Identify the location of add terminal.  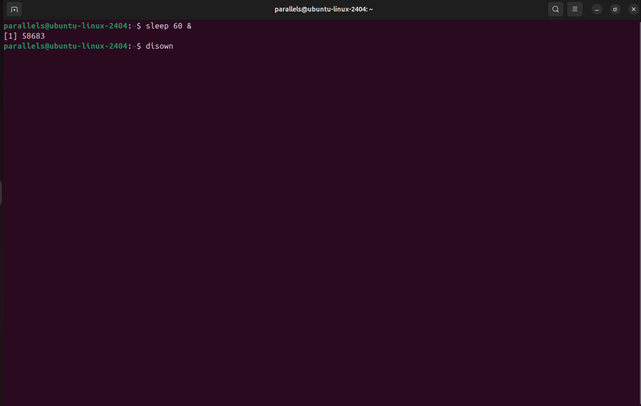
(13, 10).